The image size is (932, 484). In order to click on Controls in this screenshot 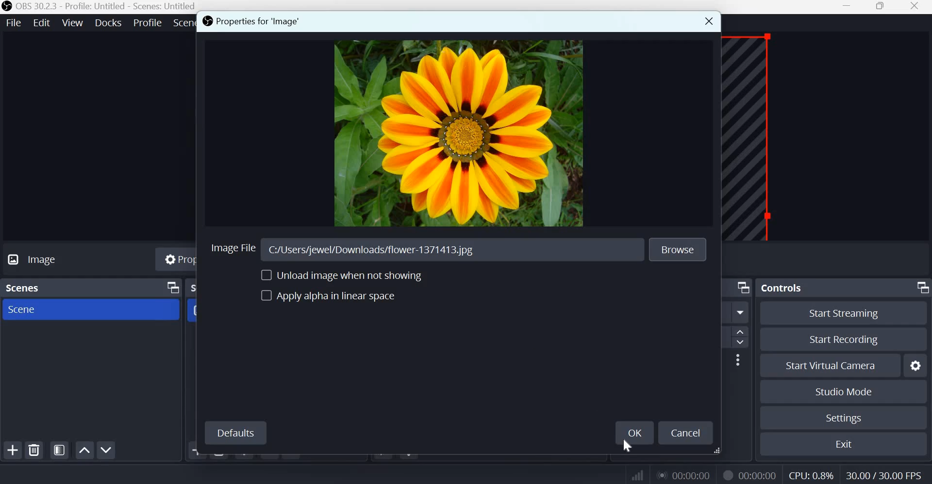, I will do `click(782, 287)`.